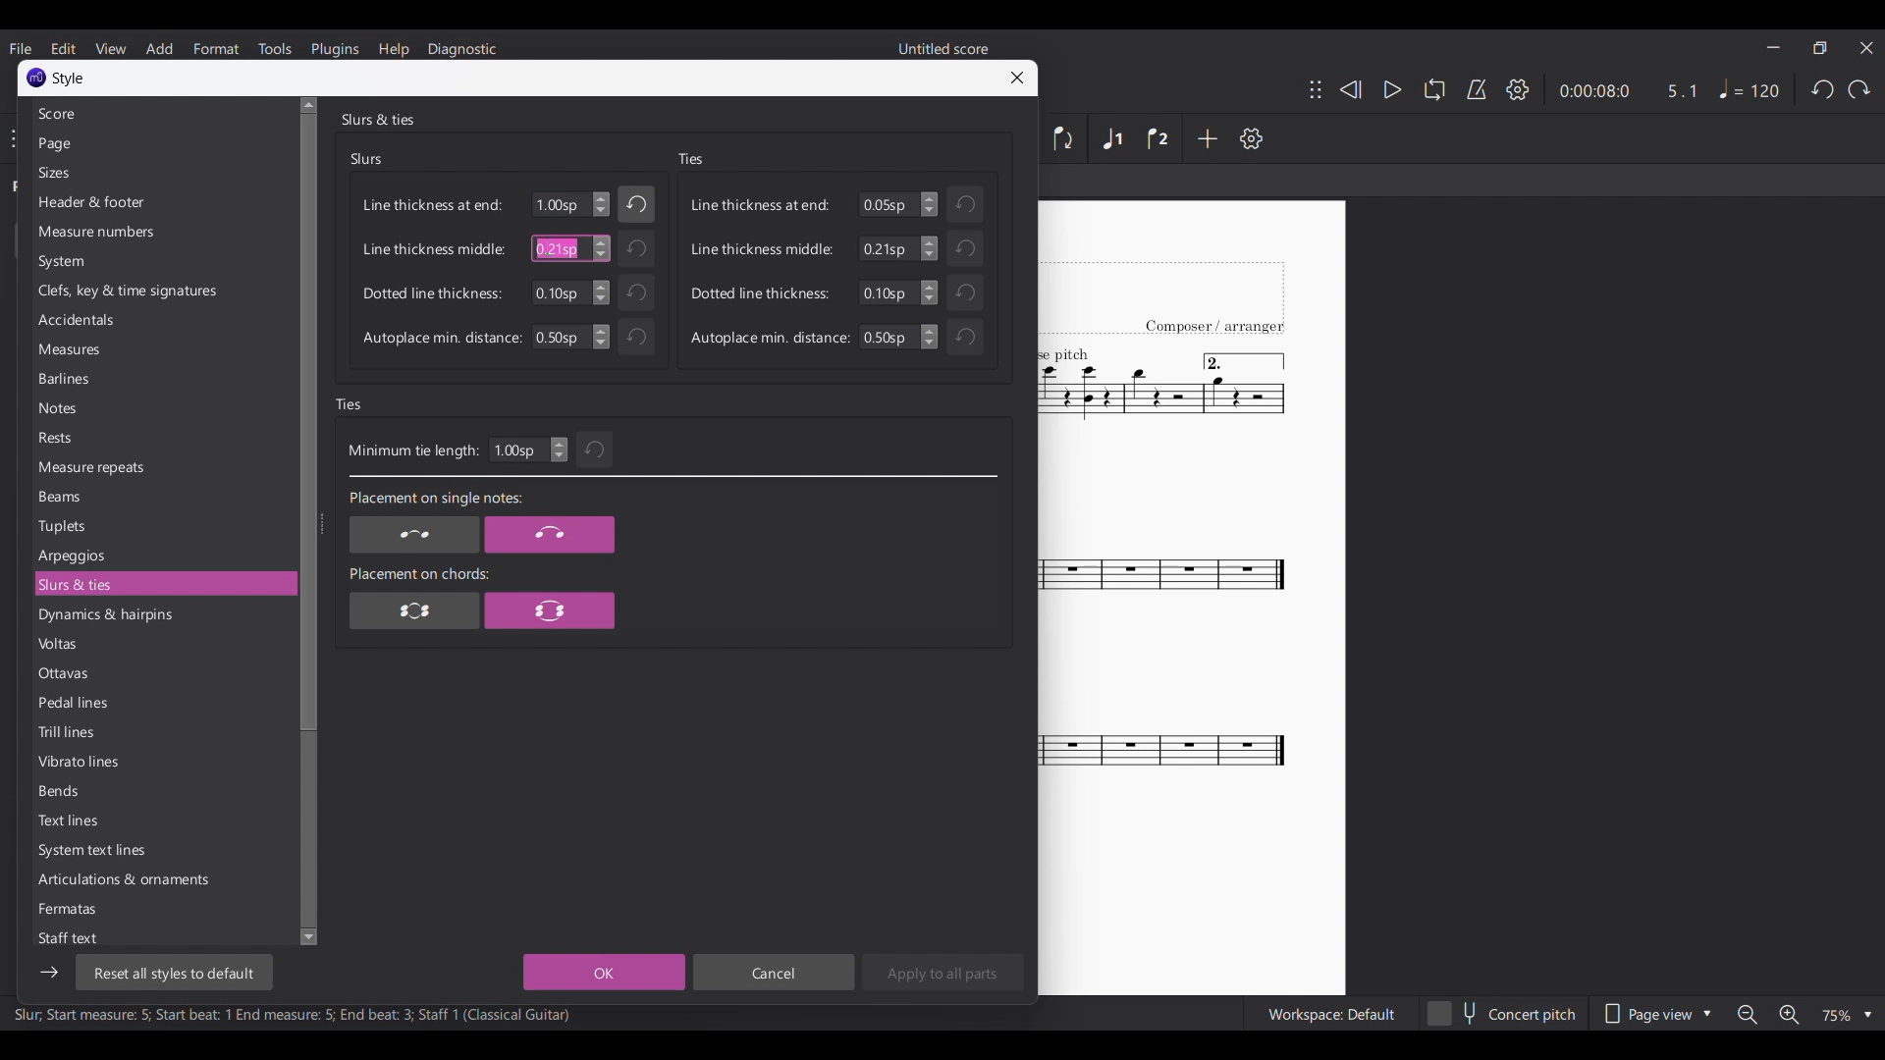  I want to click on Input minimum tie length, so click(517, 450).